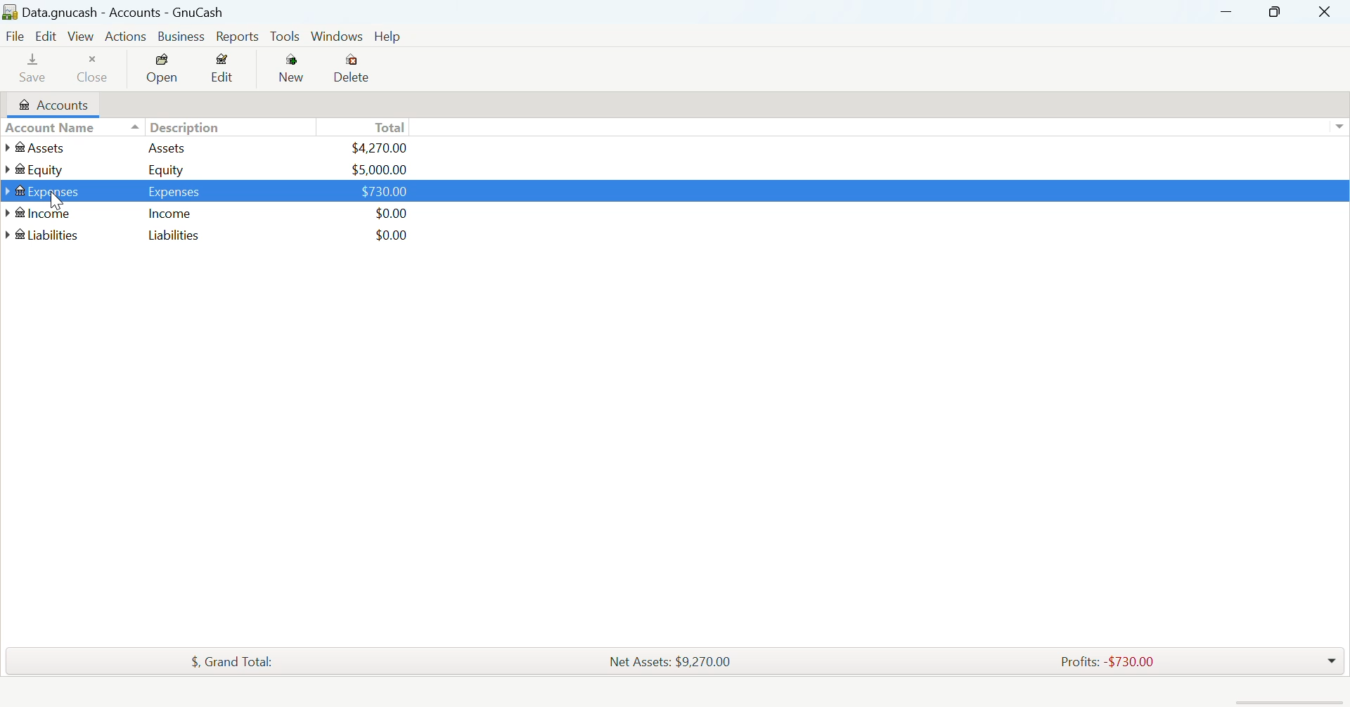 The image size is (1350, 707). I want to click on Save, so click(30, 71).